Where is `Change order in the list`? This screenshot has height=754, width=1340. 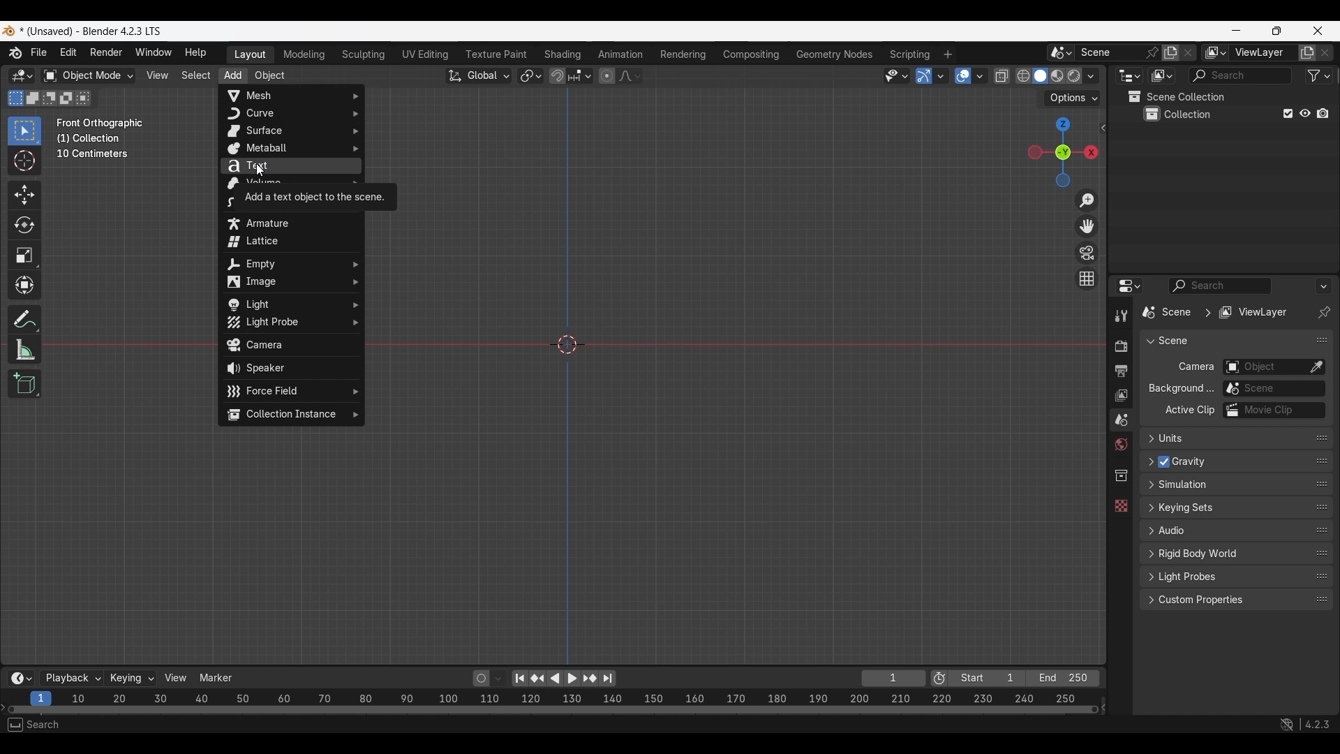 Change order in the list is located at coordinates (1322, 485).